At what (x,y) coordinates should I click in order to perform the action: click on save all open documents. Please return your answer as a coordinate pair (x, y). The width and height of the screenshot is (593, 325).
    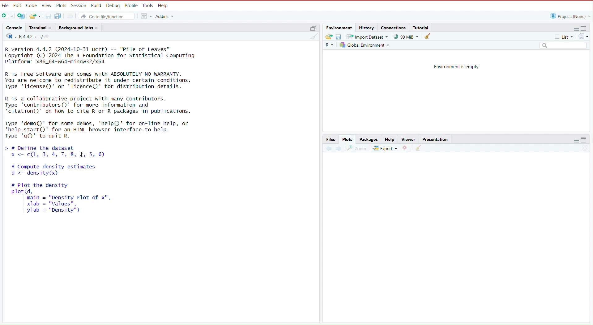
    Looking at the image, I should click on (59, 16).